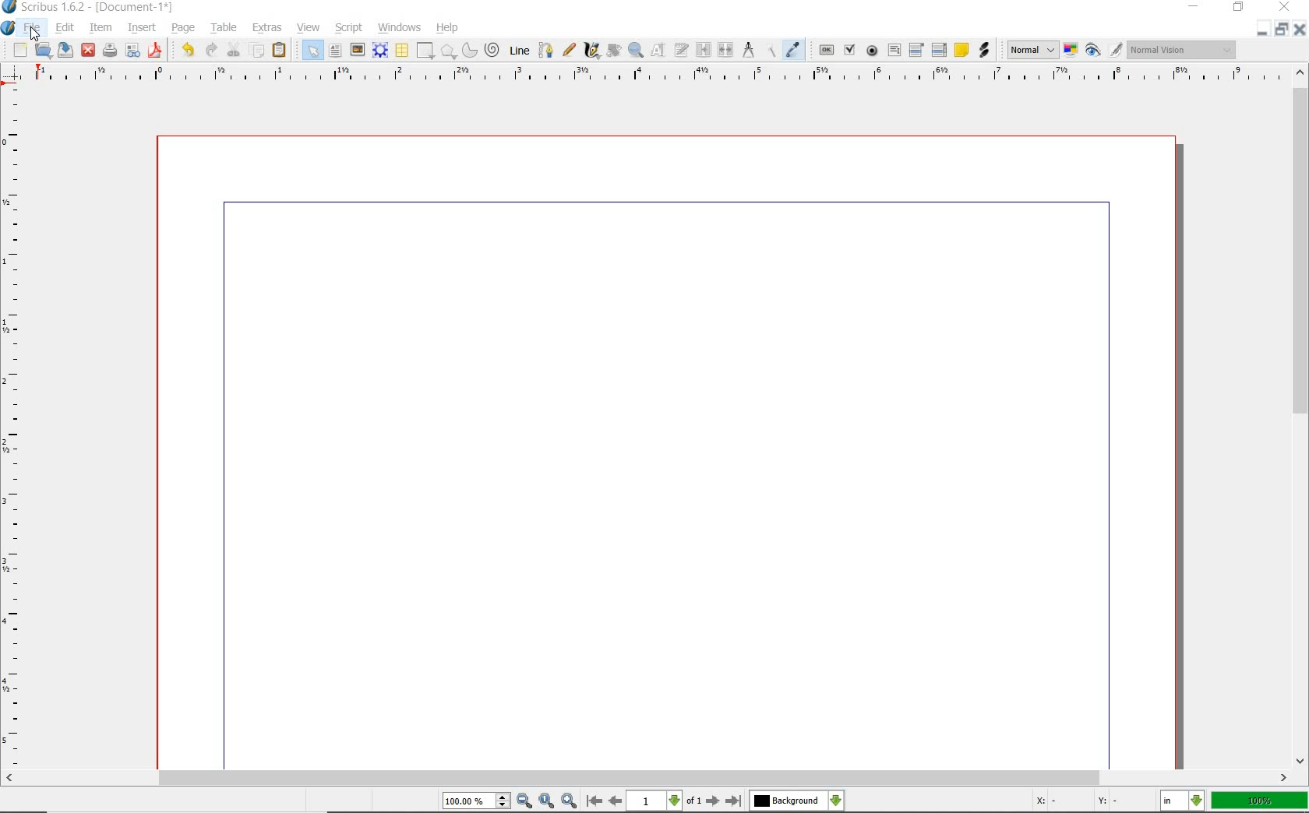 This screenshot has height=813, width=1309. Describe the element at coordinates (36, 36) in the screenshot. I see `cursor` at that location.